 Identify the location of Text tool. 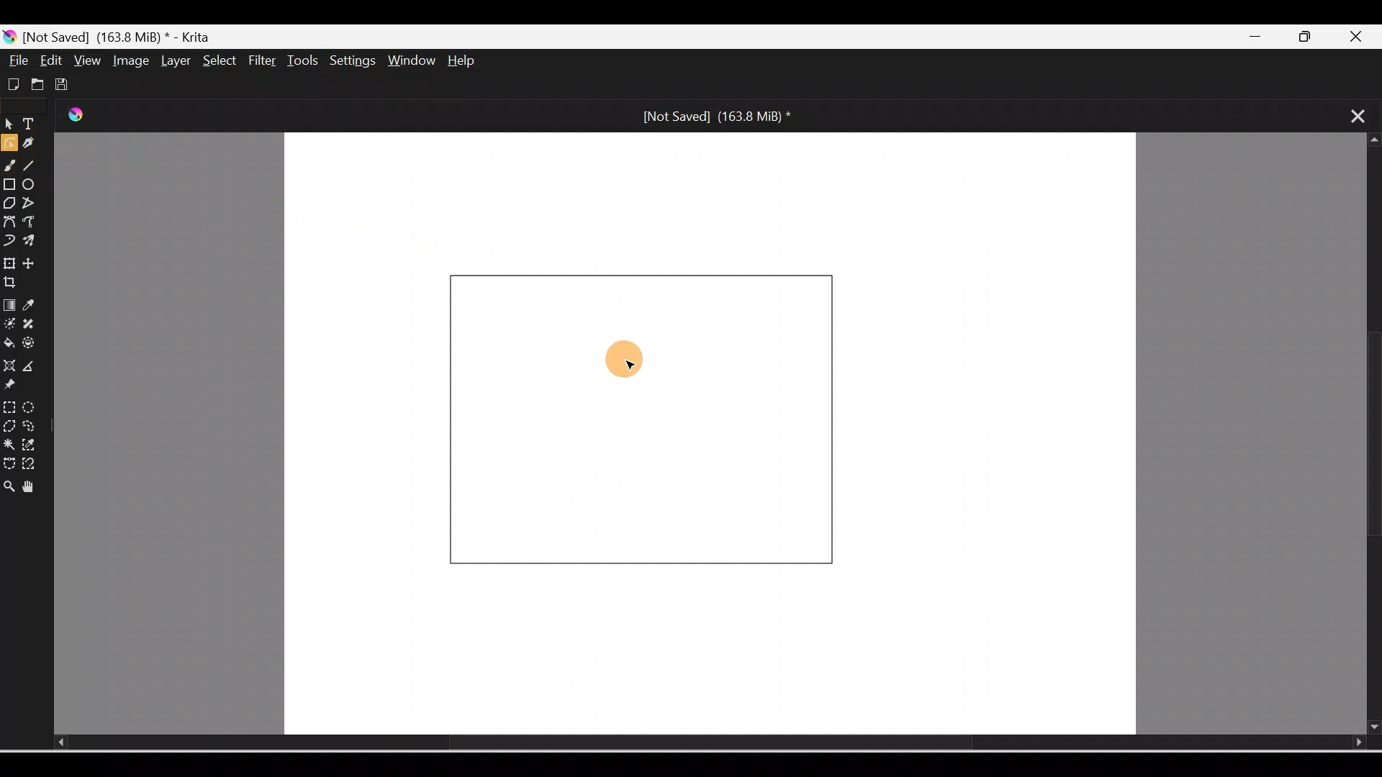
(32, 125).